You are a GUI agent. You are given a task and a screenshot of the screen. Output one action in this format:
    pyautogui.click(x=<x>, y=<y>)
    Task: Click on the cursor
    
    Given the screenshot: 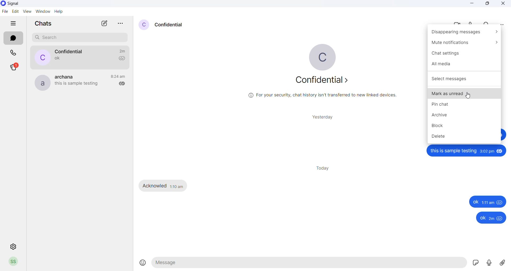 What is the action you would take?
    pyautogui.click(x=468, y=96)
    